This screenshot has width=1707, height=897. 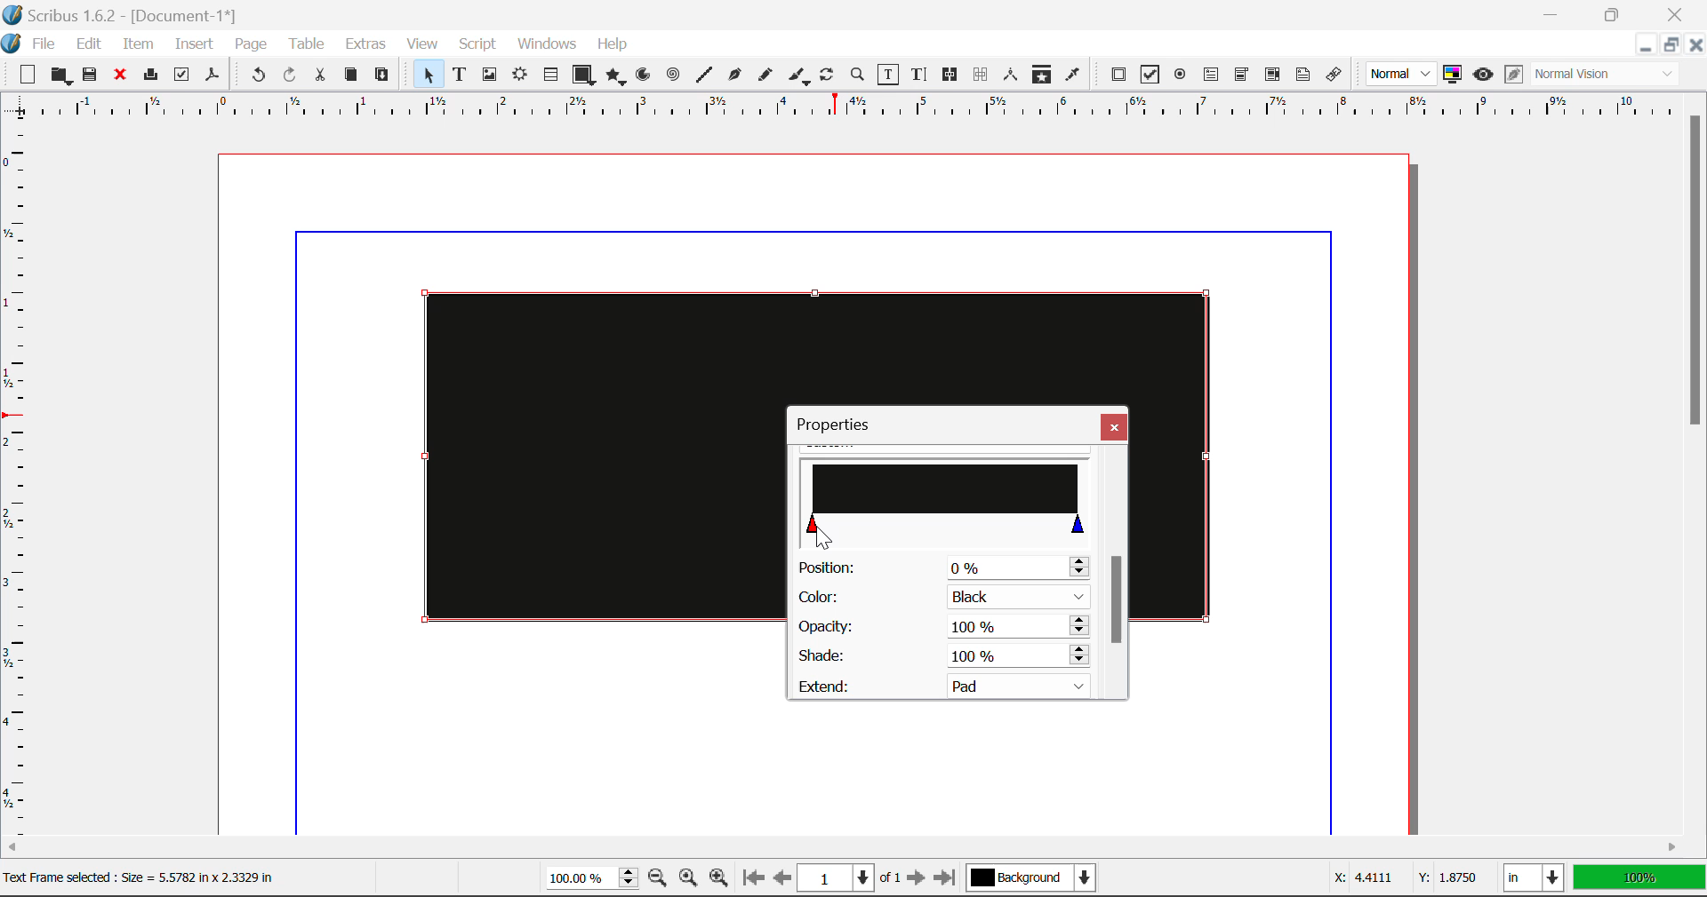 I want to click on Item, so click(x=139, y=46).